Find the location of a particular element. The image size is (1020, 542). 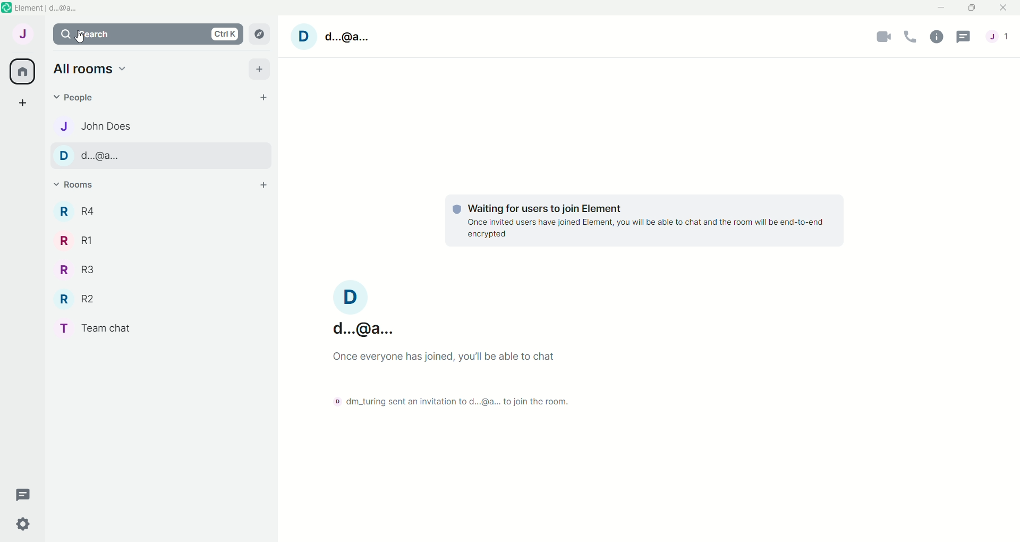

cursor is located at coordinates (81, 43).